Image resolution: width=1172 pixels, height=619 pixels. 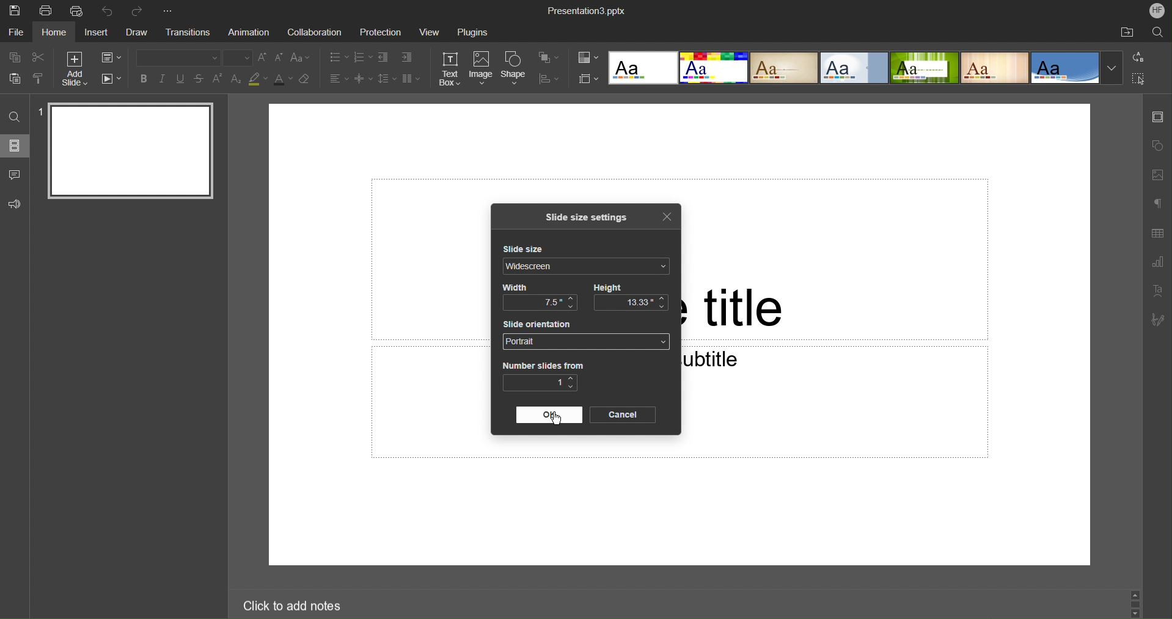 What do you see at coordinates (283, 81) in the screenshot?
I see `Text Color` at bounding box center [283, 81].